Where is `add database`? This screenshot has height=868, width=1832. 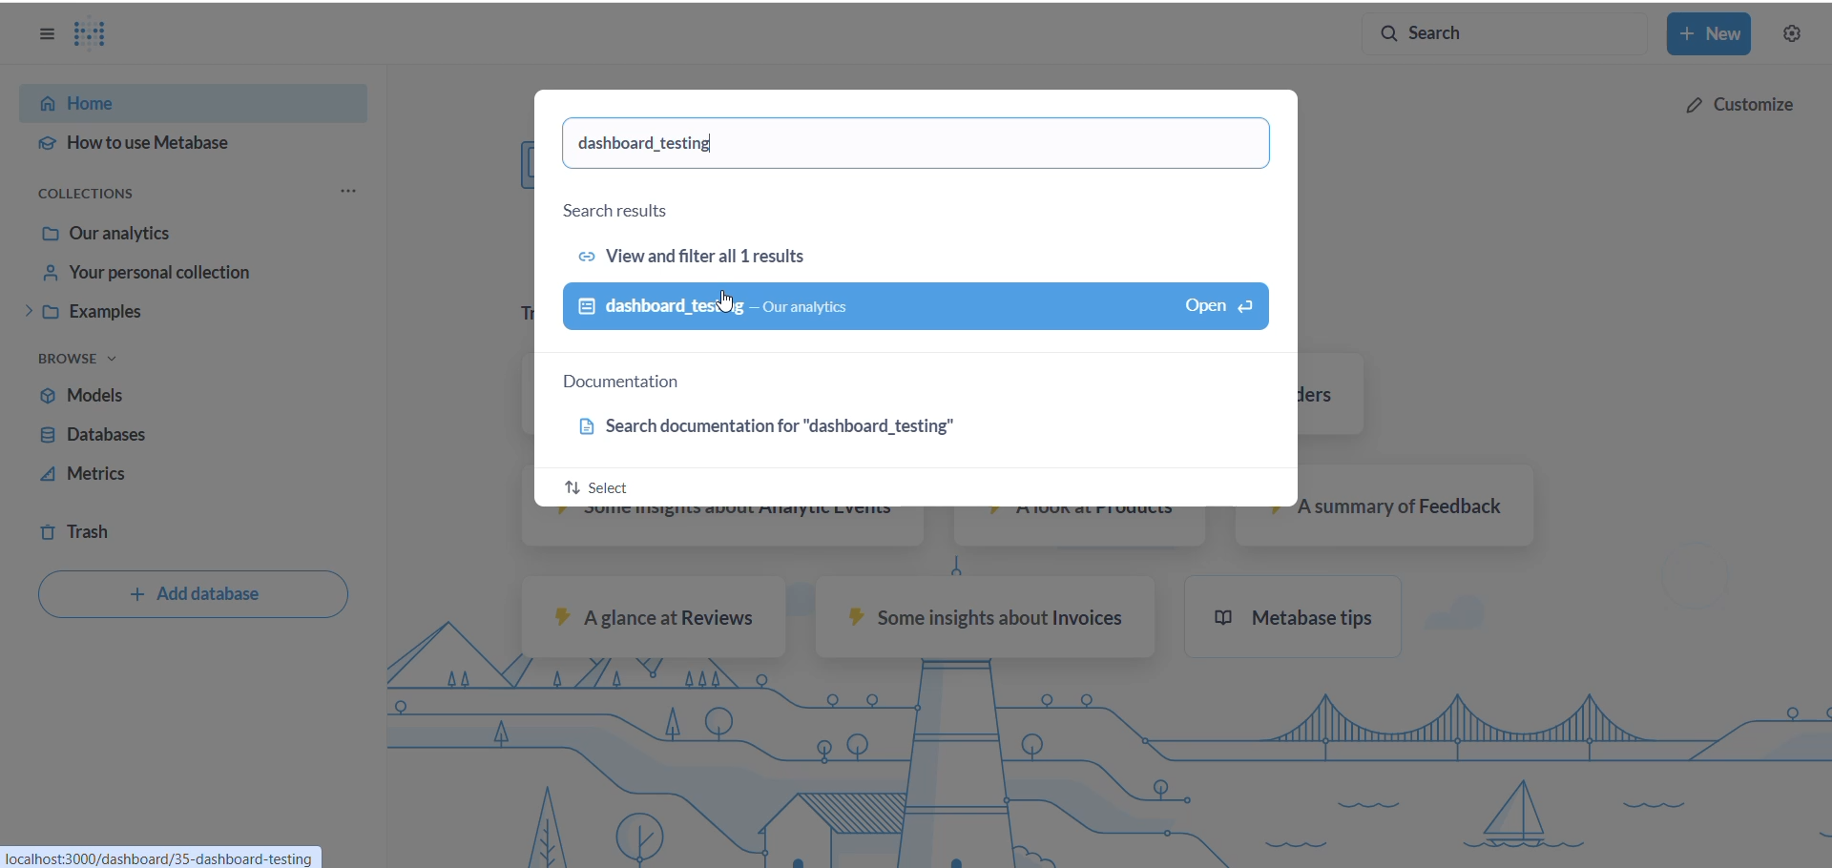
add database is located at coordinates (194, 596).